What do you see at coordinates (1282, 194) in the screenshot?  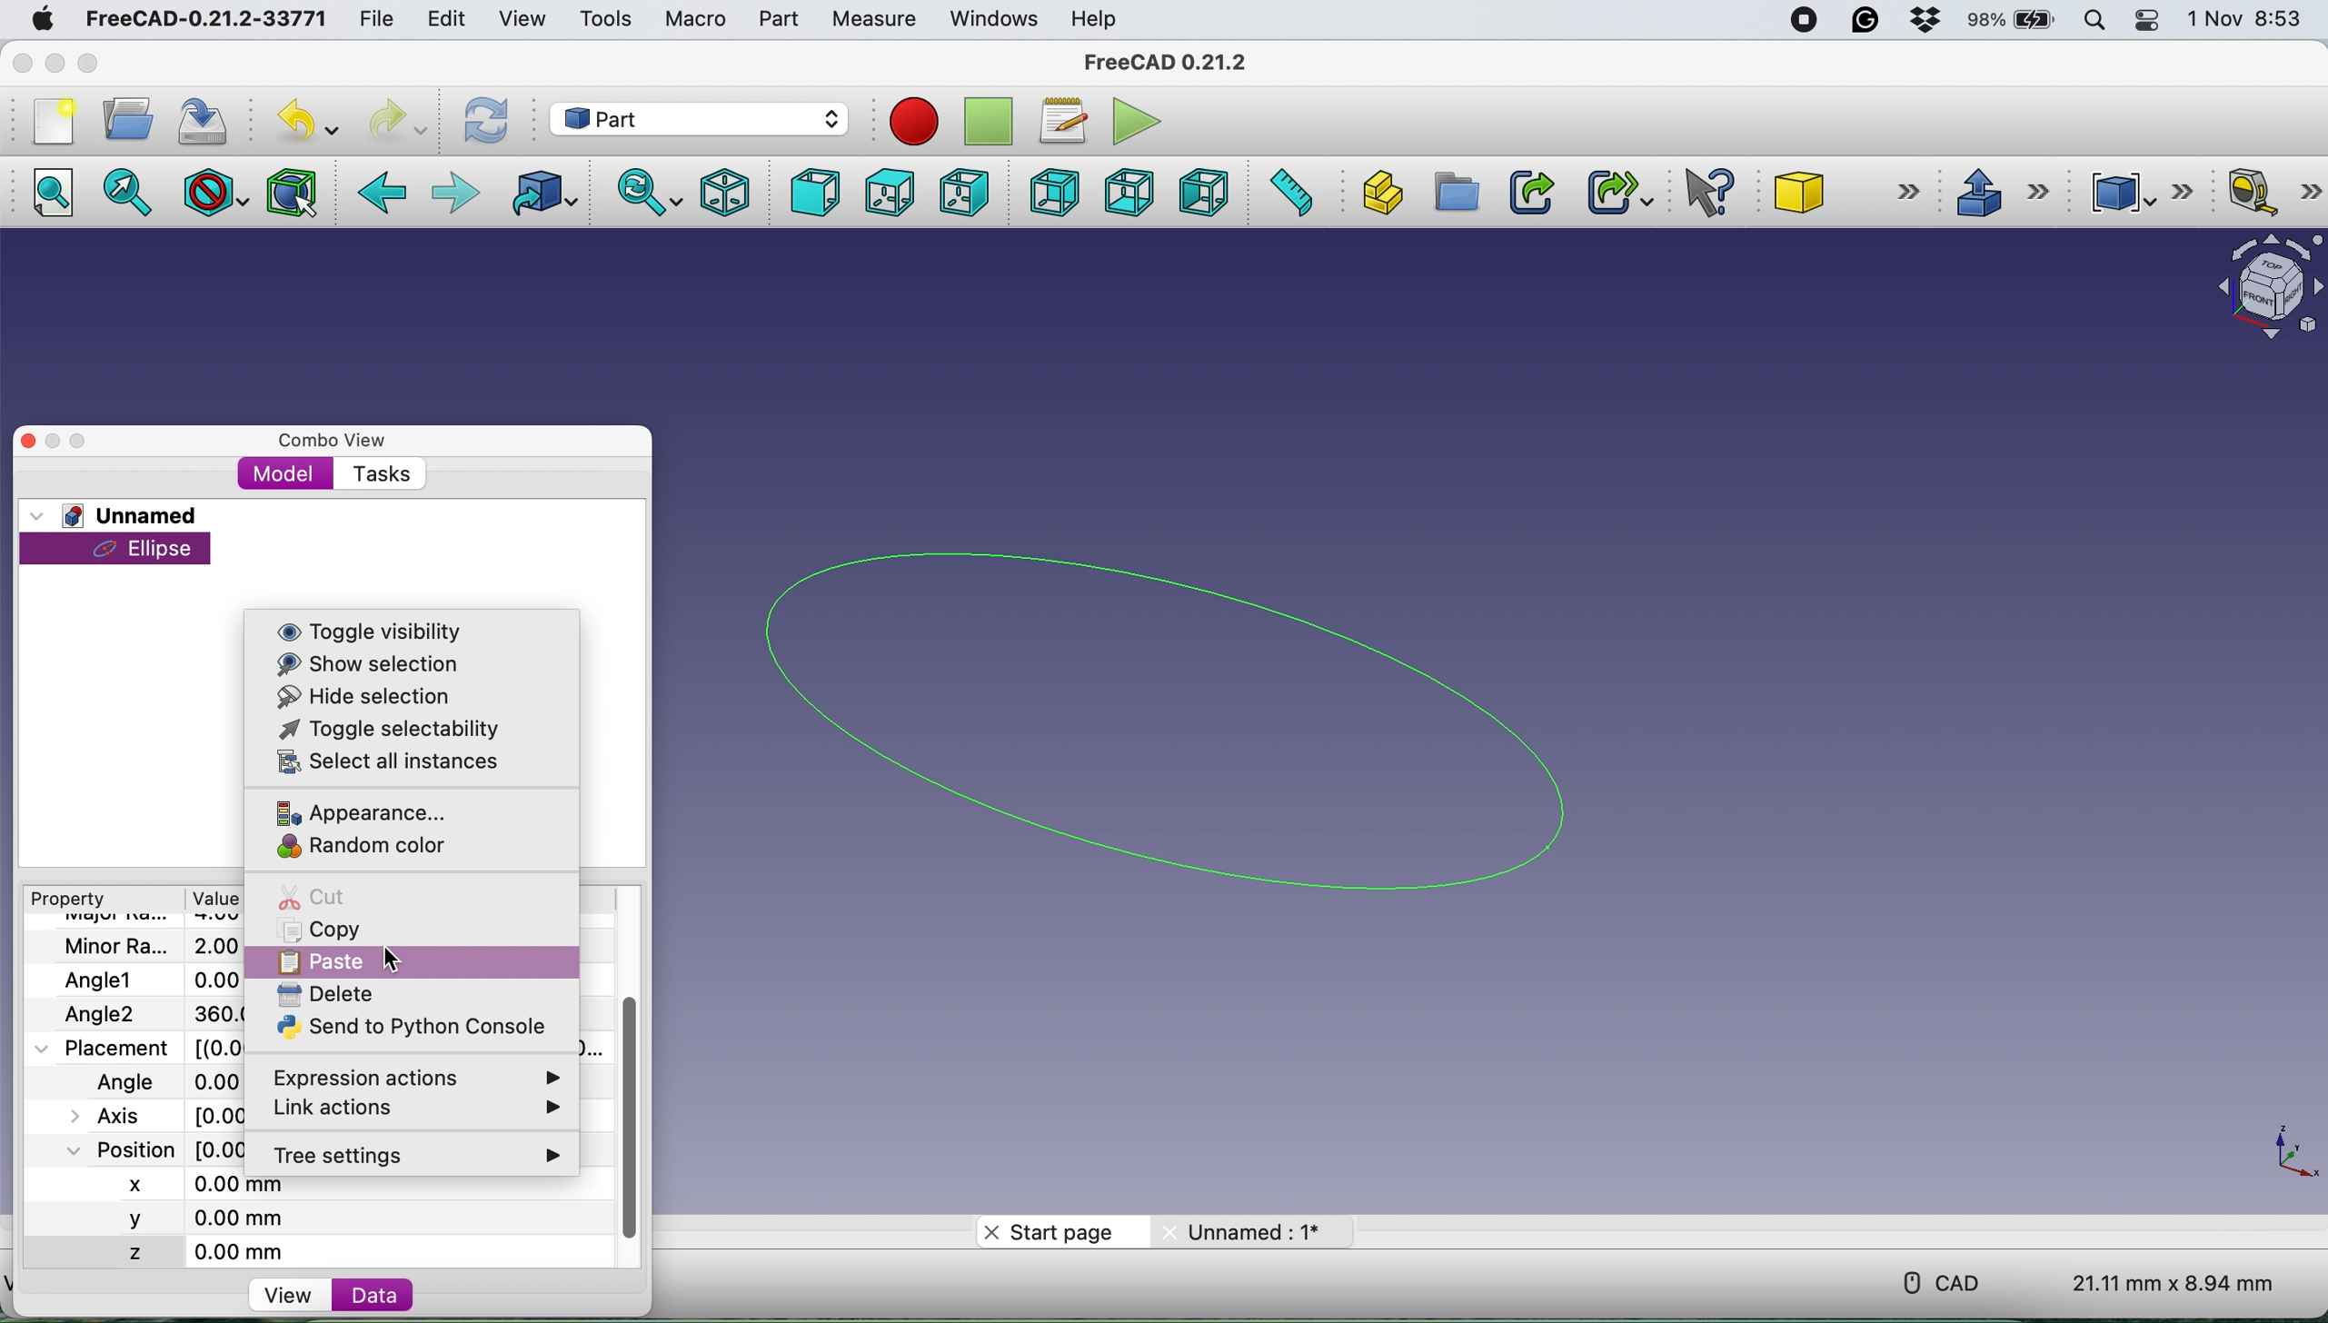 I see `measure distance` at bounding box center [1282, 194].